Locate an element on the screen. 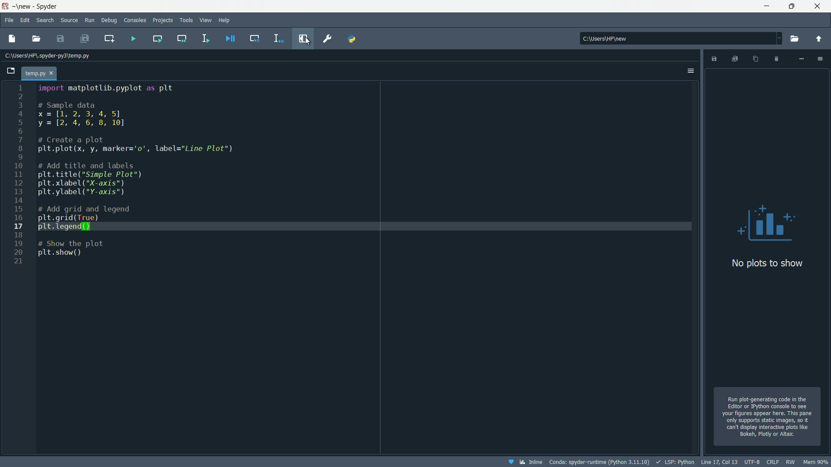 This screenshot has height=467, width=831. memory usage is located at coordinates (816, 462).